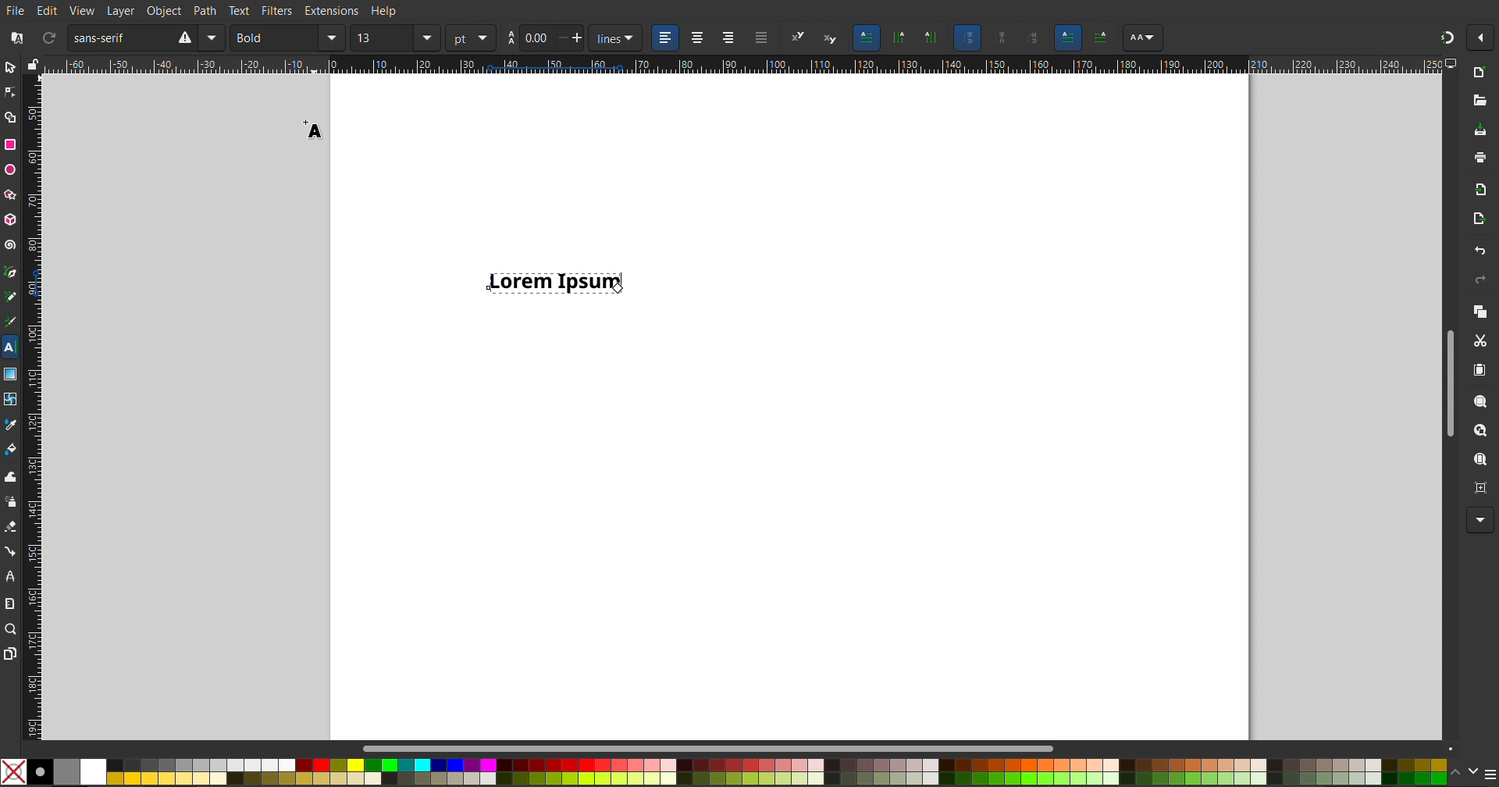 This screenshot has height=787, width=1499. I want to click on Path, so click(205, 9).